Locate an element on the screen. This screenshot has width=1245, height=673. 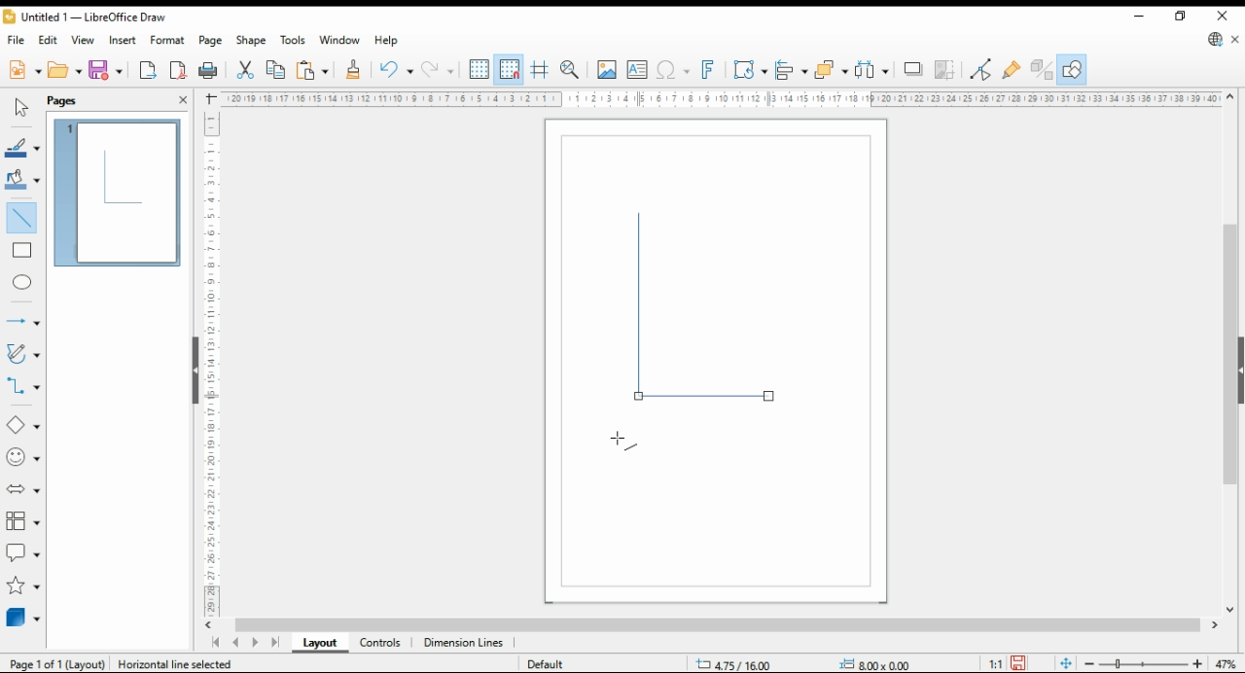
fill color is located at coordinates (21, 179).